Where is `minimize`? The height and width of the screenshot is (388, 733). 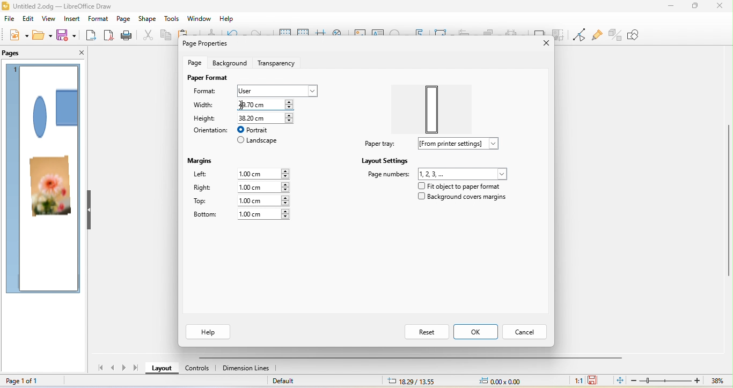
minimize is located at coordinates (668, 8).